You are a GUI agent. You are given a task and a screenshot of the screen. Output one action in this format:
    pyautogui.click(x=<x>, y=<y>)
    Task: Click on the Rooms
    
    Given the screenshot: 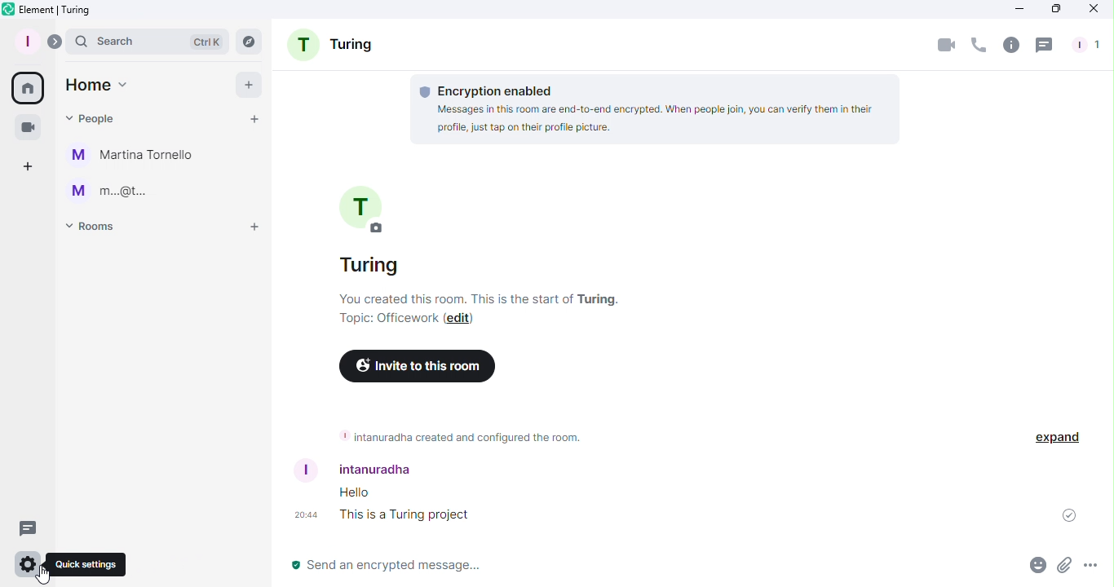 What is the action you would take?
    pyautogui.click(x=98, y=231)
    